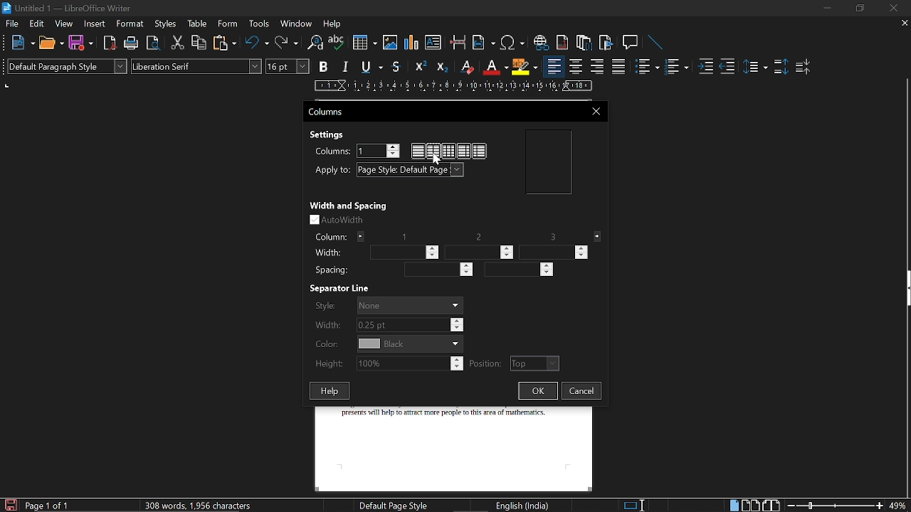  What do you see at coordinates (525, 67) in the screenshot?
I see `Highlights` at bounding box center [525, 67].